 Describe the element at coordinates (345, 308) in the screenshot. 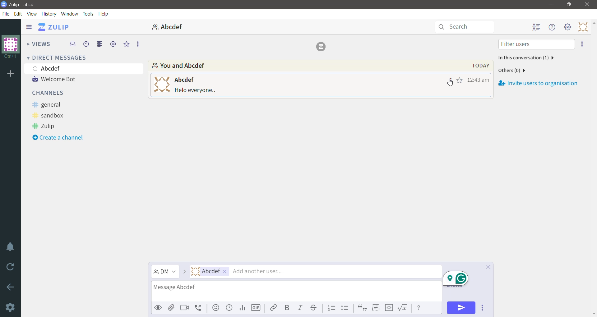

I see `Bulleted list` at that location.